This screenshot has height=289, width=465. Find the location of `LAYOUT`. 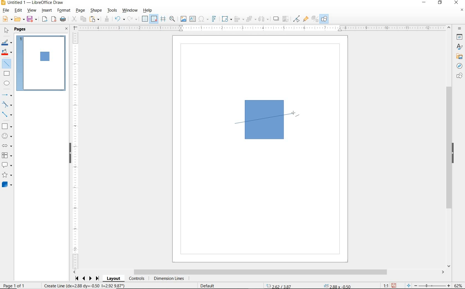

LAYOUT is located at coordinates (114, 278).